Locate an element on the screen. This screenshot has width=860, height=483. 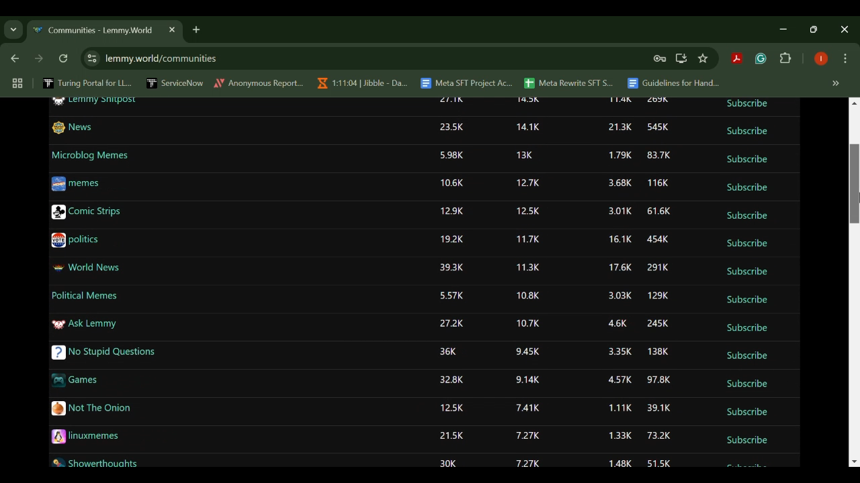
3.03K is located at coordinates (619, 297).